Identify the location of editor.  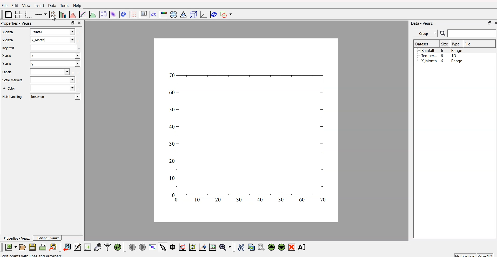
(77, 246).